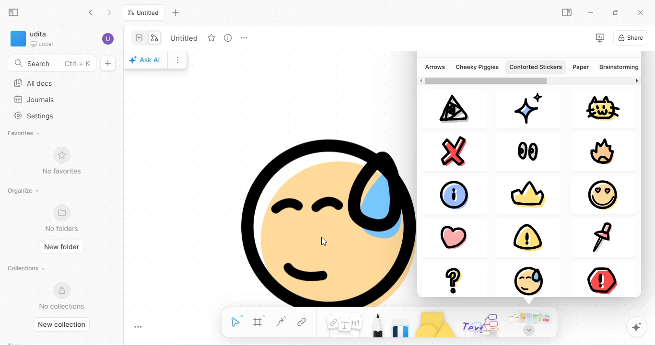 This screenshot has height=346, width=655. Describe the element at coordinates (317, 221) in the screenshot. I see `emoji is moved` at that location.